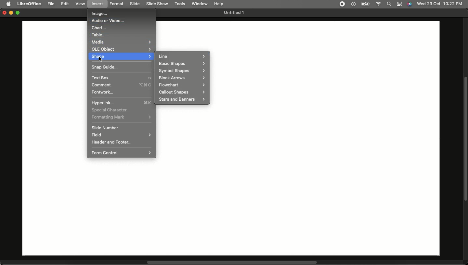 The image size is (468, 265). I want to click on Internet, so click(378, 4).